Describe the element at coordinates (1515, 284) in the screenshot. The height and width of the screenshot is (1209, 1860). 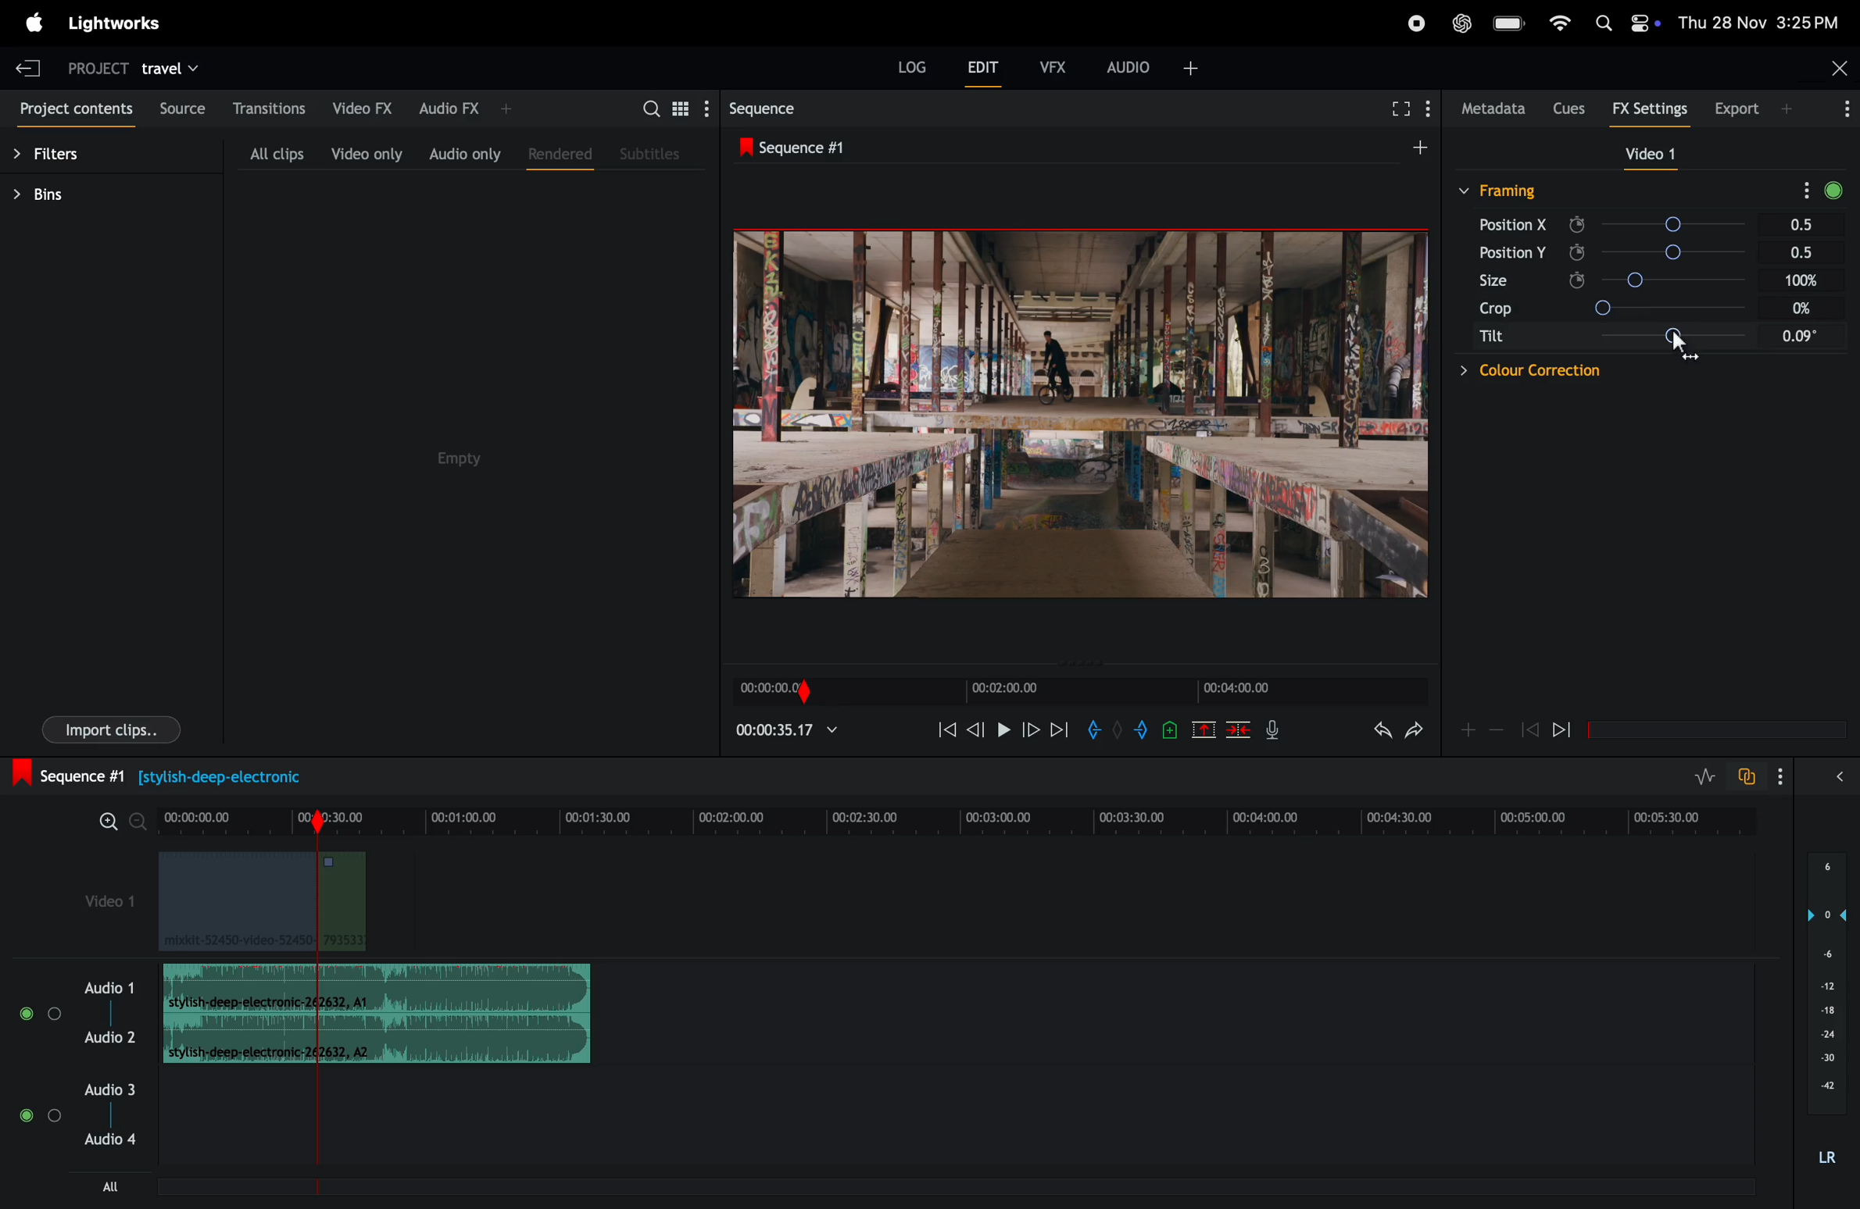
I see `size` at that location.